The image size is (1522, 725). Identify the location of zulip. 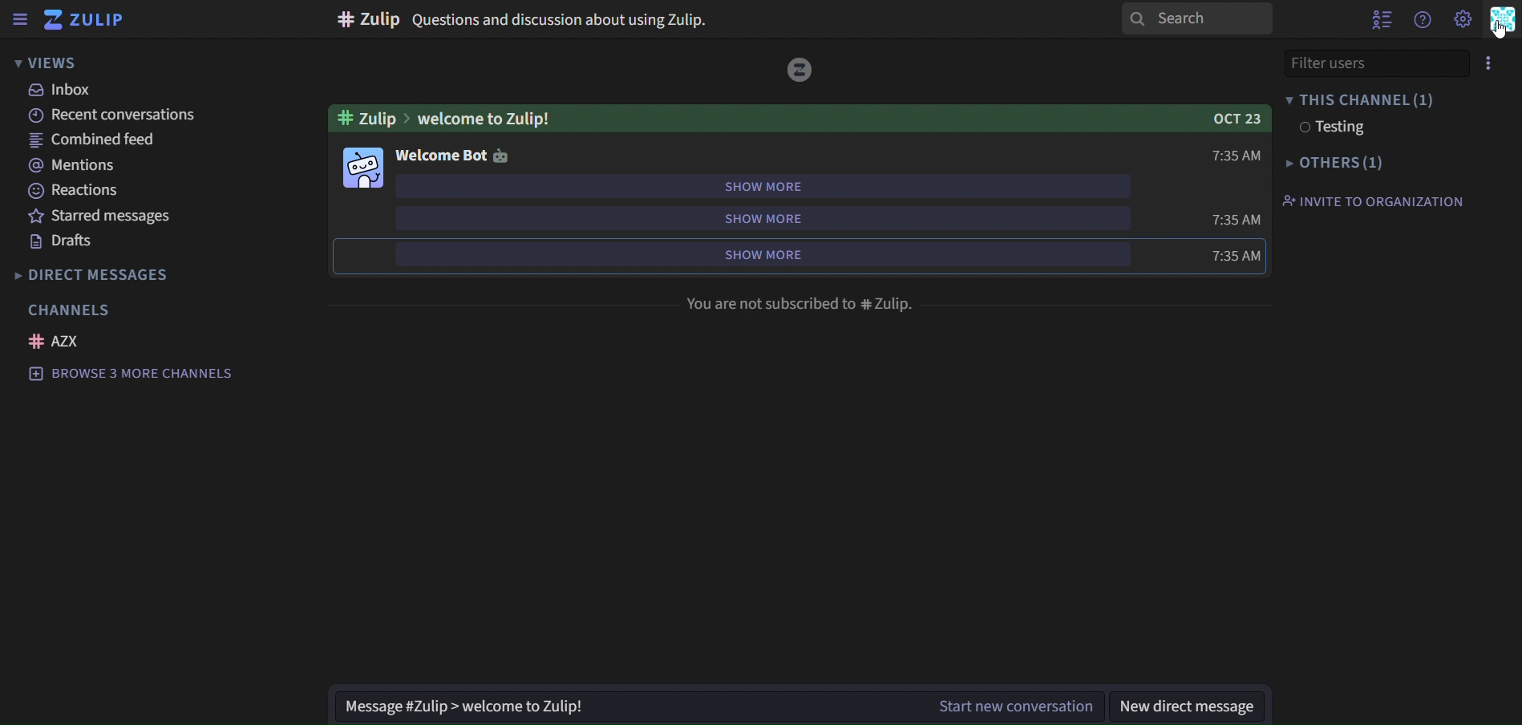
(83, 18).